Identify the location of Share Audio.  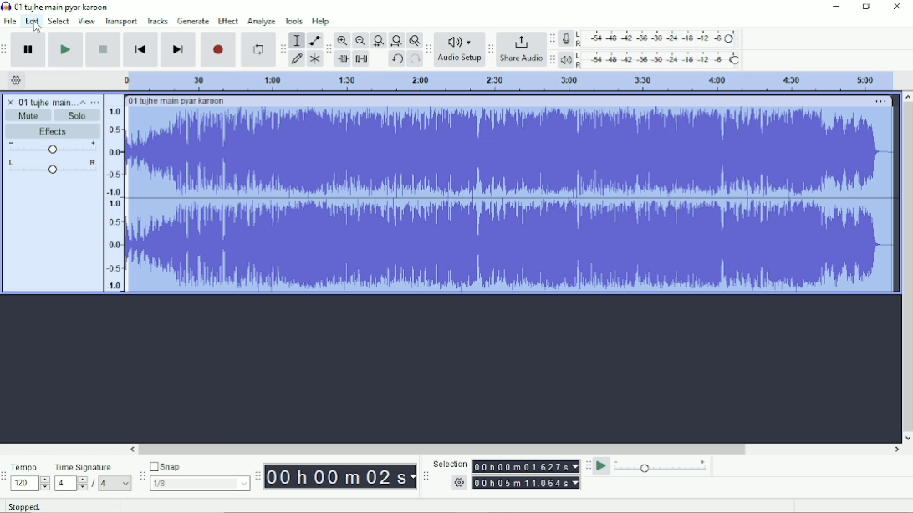
(521, 49).